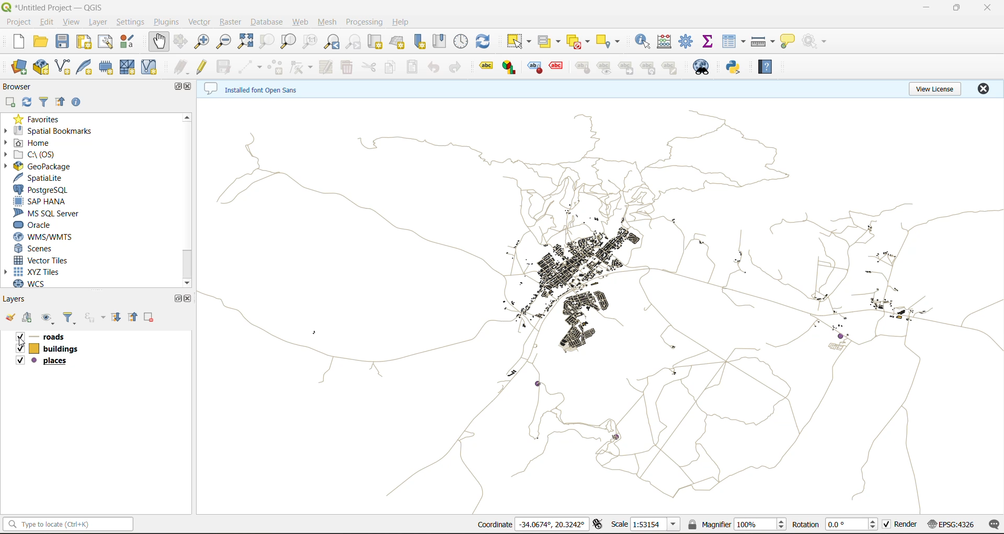 This screenshot has height=534, width=1004. I want to click on remove, so click(150, 318).